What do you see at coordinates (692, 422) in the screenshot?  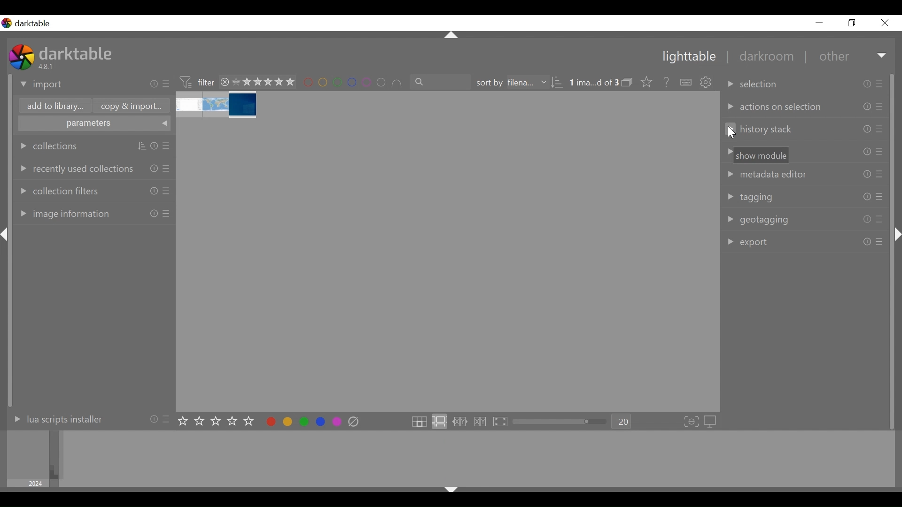 I see `toggle focus-peaking mode` at bounding box center [692, 422].